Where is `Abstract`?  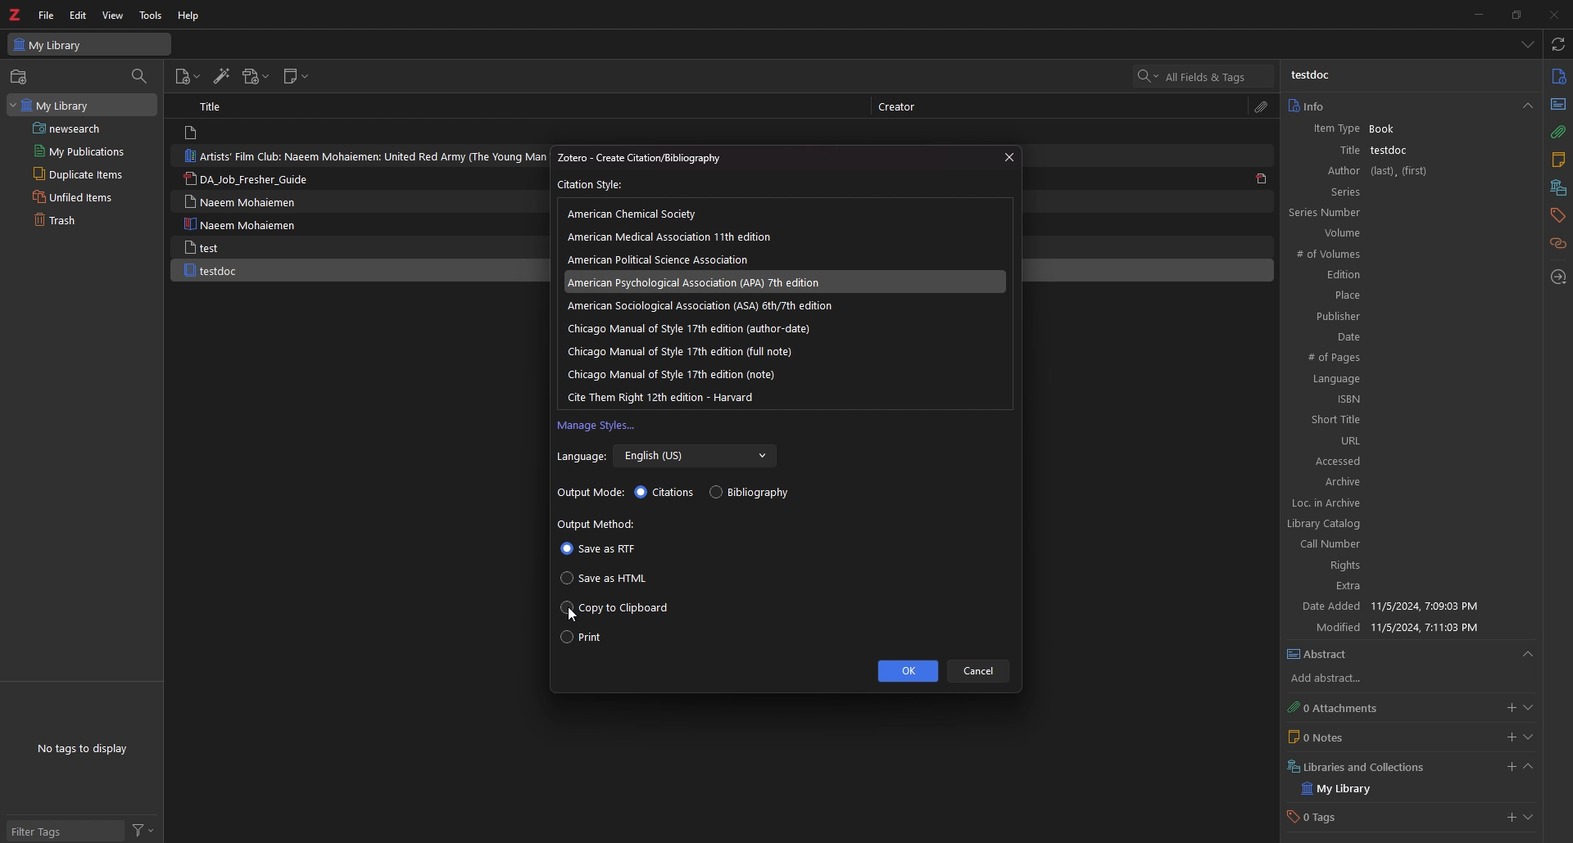
Abstract is located at coordinates (1411, 655).